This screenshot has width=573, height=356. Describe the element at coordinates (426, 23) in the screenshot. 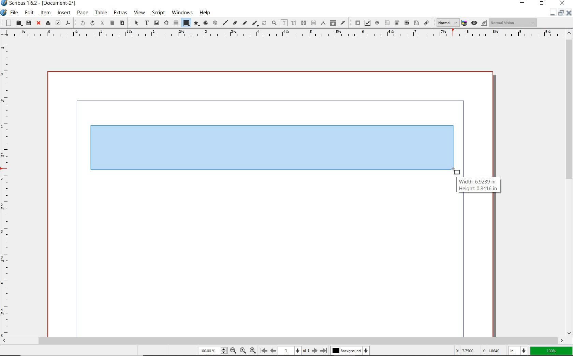

I see `link annotation` at that location.